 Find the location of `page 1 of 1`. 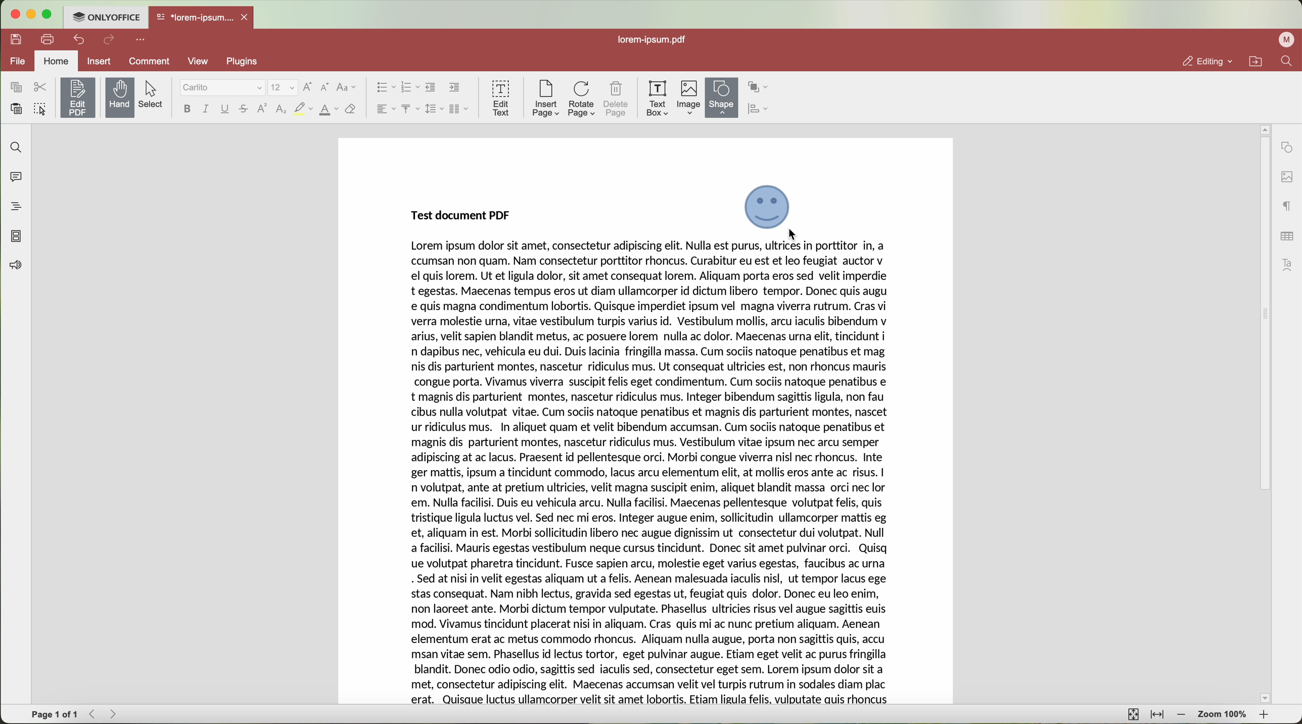

page 1 of 1 is located at coordinates (55, 715).